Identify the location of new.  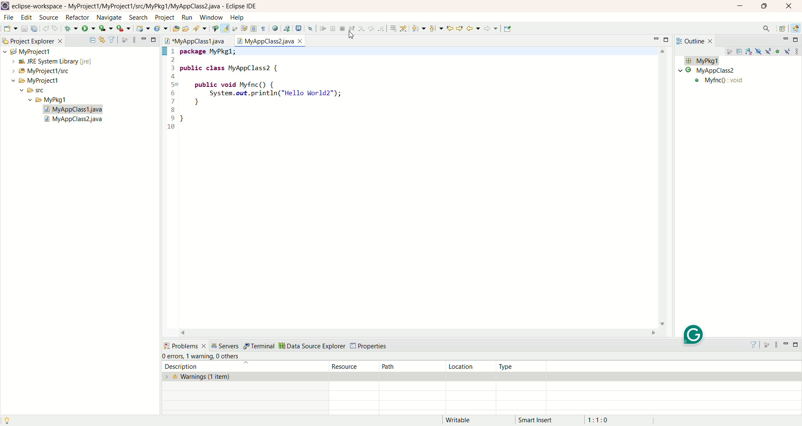
(10, 29).